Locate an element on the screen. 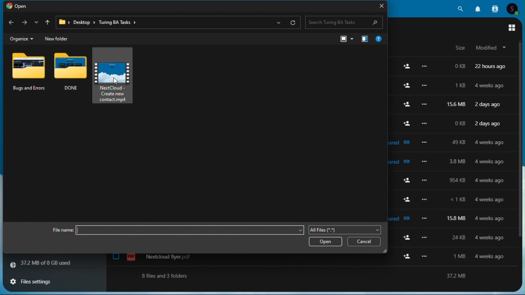  up is located at coordinates (47, 20).